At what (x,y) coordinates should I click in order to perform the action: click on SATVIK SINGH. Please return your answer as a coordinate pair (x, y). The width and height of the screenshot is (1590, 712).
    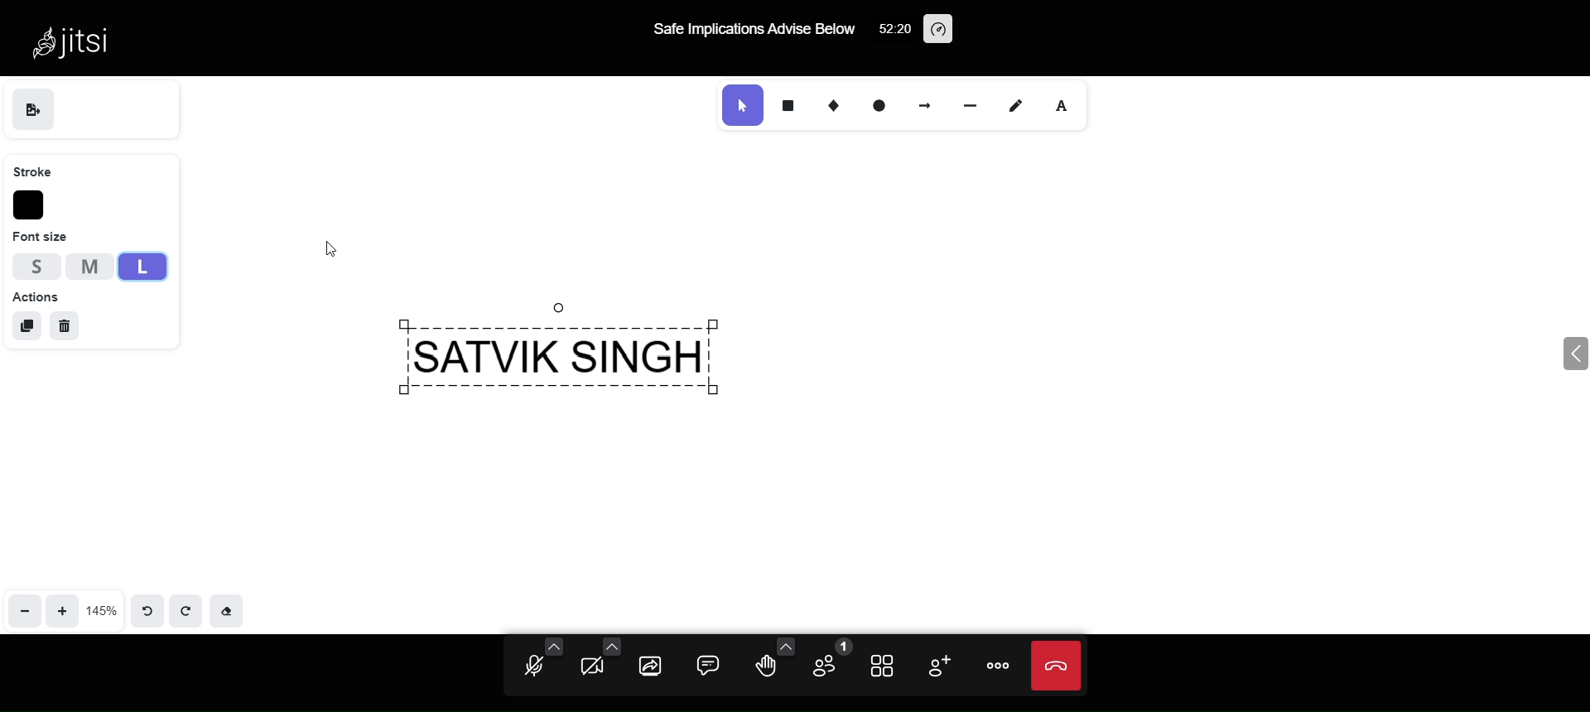
    Looking at the image, I should click on (585, 358).